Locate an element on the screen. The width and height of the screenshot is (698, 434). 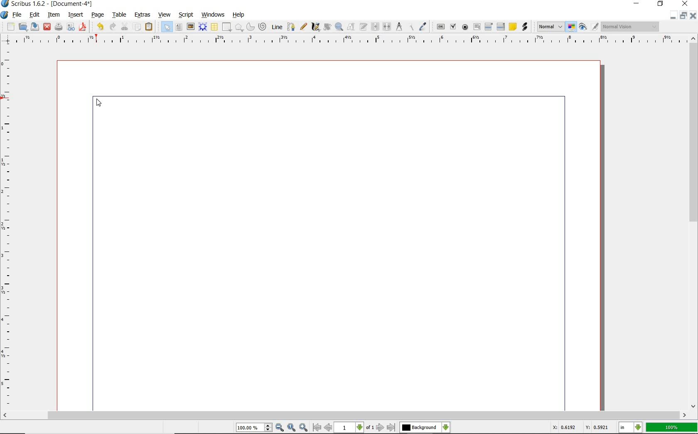
windows is located at coordinates (213, 15).